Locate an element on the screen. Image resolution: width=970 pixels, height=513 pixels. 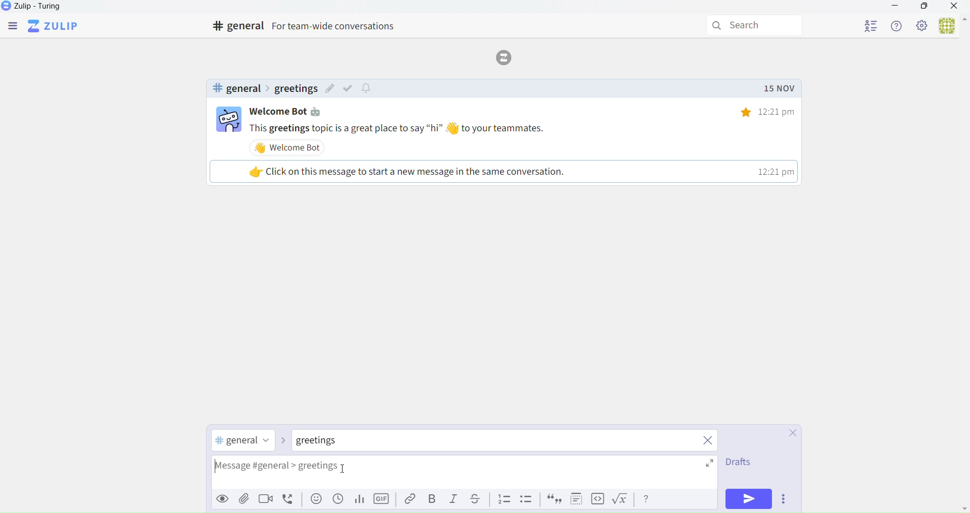
notify is located at coordinates (368, 89).